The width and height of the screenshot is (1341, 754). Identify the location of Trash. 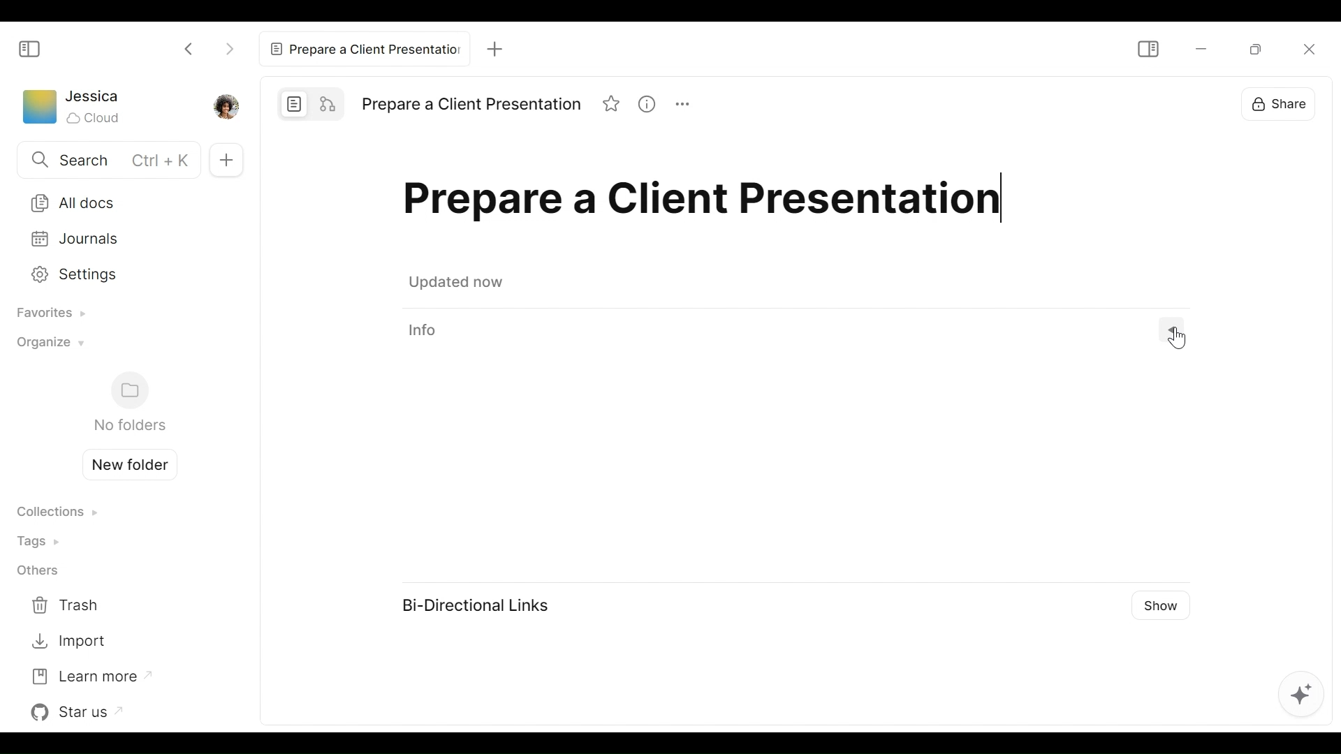
(68, 606).